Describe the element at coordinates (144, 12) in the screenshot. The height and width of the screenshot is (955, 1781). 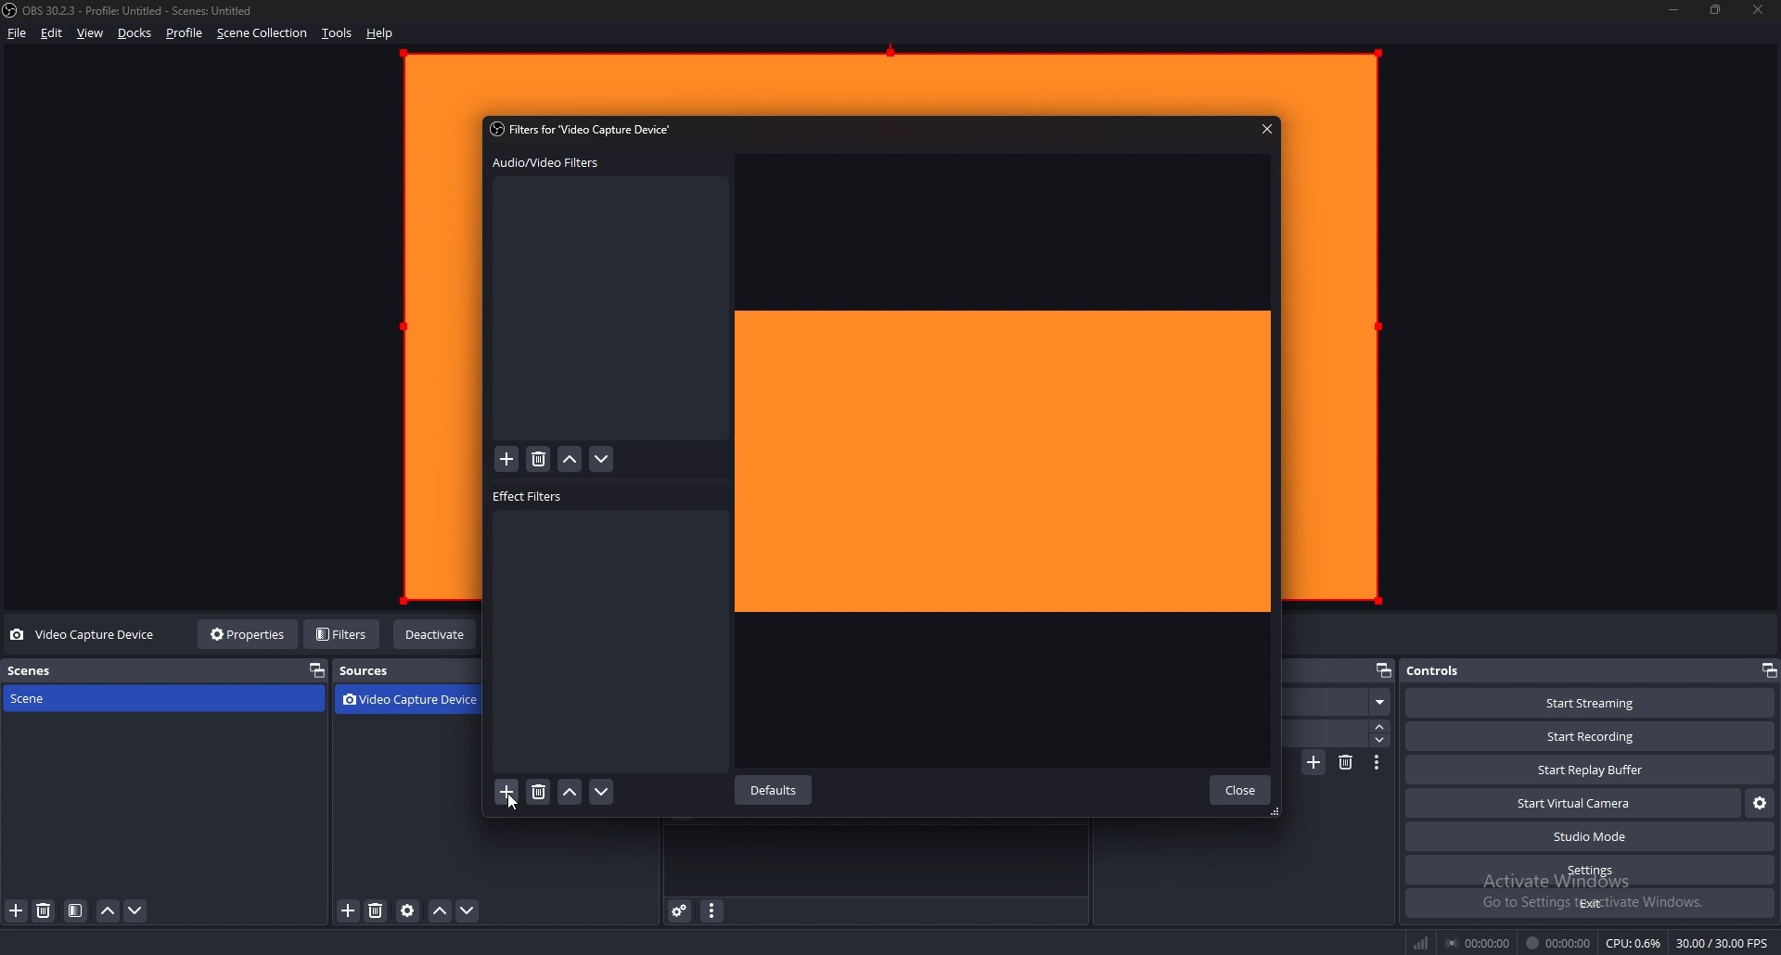
I see `OBS 30.2.3 - Profile: Untitled - Scenes: Untitled` at that location.